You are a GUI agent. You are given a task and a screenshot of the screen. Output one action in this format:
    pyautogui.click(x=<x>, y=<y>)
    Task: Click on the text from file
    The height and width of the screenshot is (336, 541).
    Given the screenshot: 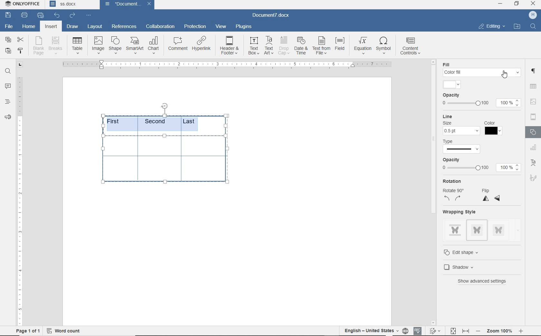 What is the action you would take?
    pyautogui.click(x=321, y=45)
    